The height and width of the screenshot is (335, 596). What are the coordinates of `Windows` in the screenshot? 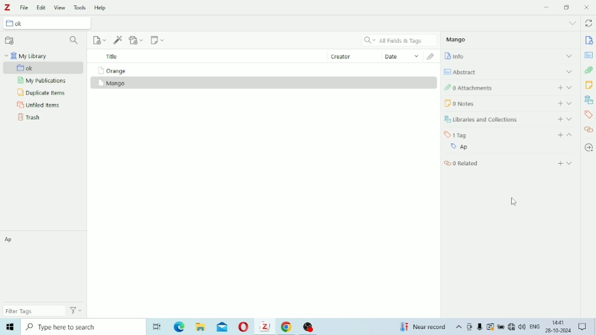 It's located at (10, 326).